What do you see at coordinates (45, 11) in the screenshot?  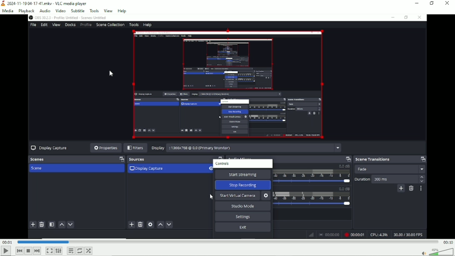 I see `audio` at bounding box center [45, 11].